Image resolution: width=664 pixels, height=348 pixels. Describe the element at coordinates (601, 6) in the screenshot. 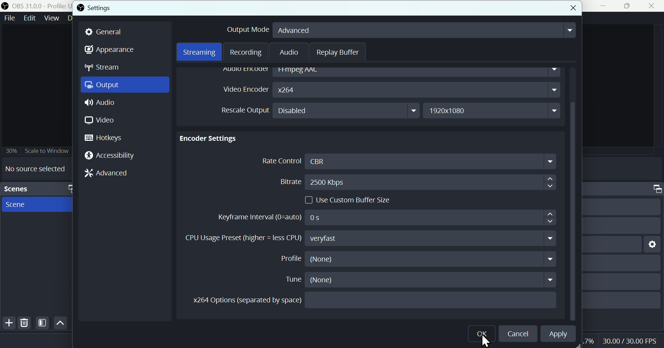

I see `minimise` at that location.